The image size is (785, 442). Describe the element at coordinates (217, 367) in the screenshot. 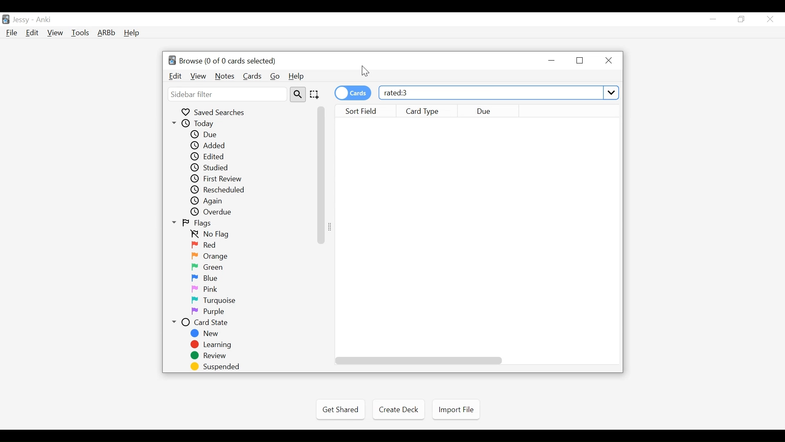

I see `Suspended` at that location.